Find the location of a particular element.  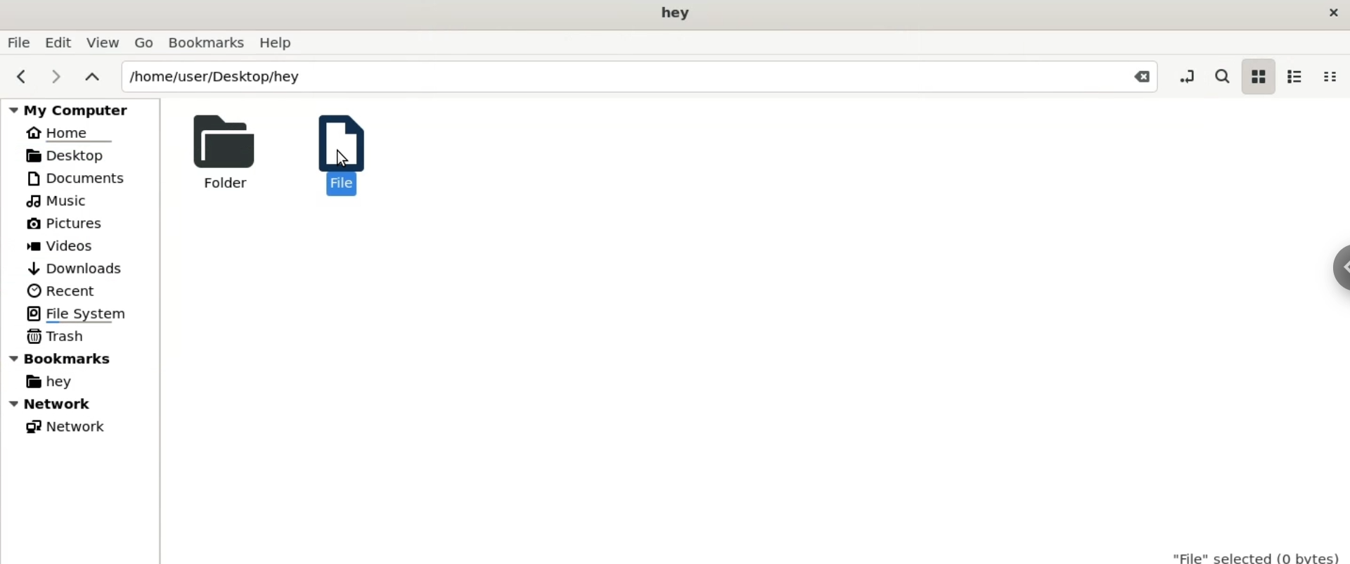

search is located at coordinates (1221, 77).